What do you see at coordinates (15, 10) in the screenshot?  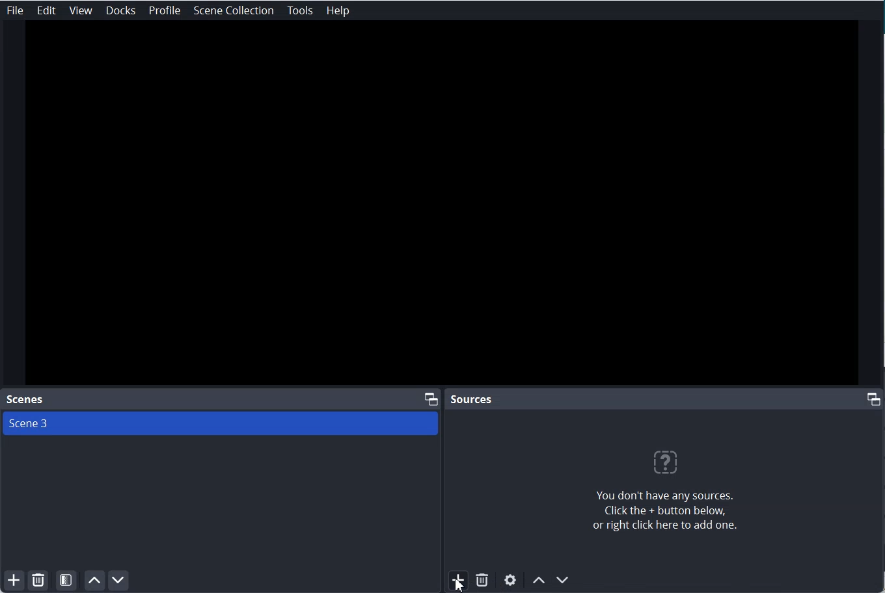 I see `File` at bounding box center [15, 10].